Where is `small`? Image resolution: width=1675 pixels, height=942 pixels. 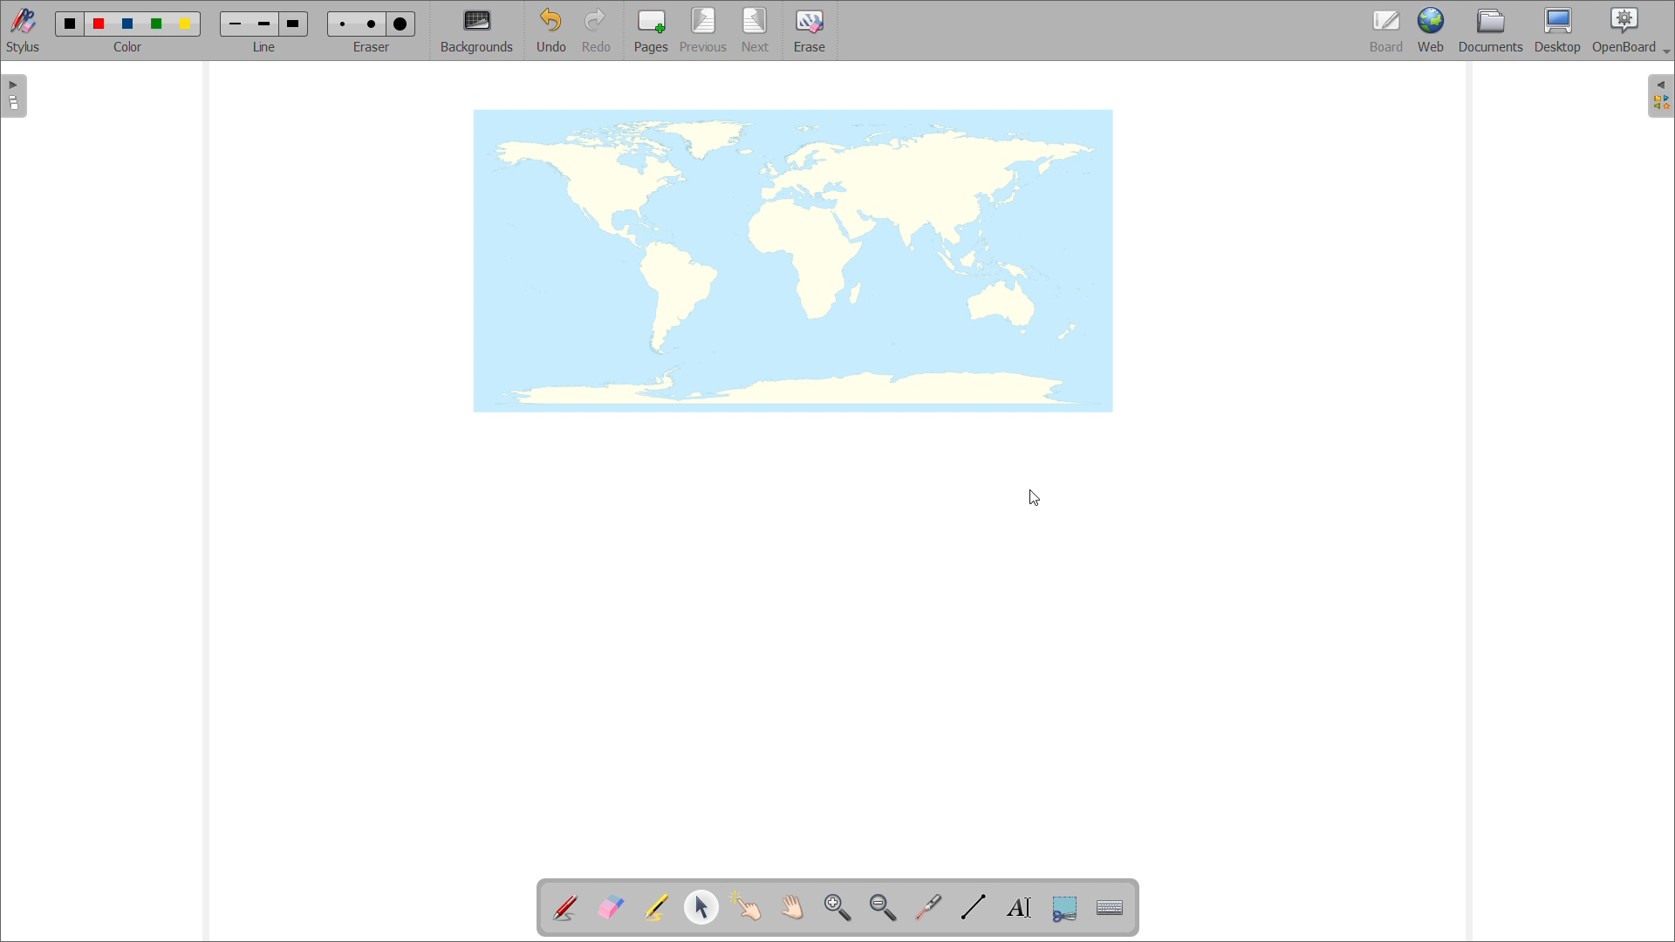 small is located at coordinates (234, 25).